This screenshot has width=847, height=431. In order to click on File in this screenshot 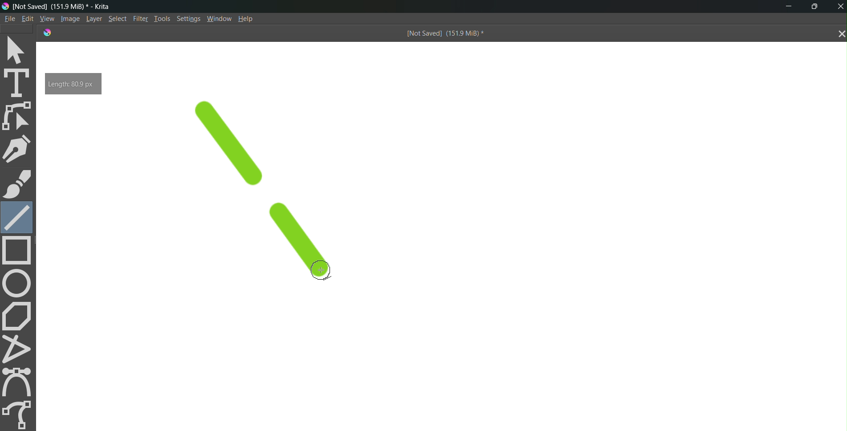, I will do `click(9, 18)`.